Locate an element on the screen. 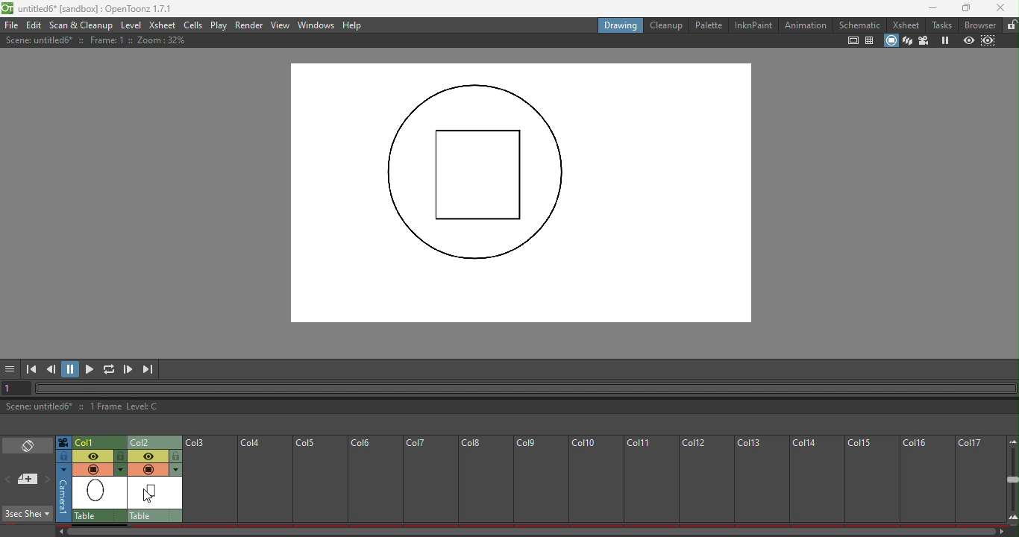 The height and width of the screenshot is (537, 1019). Camera stand visibility toggle is located at coordinates (93, 469).